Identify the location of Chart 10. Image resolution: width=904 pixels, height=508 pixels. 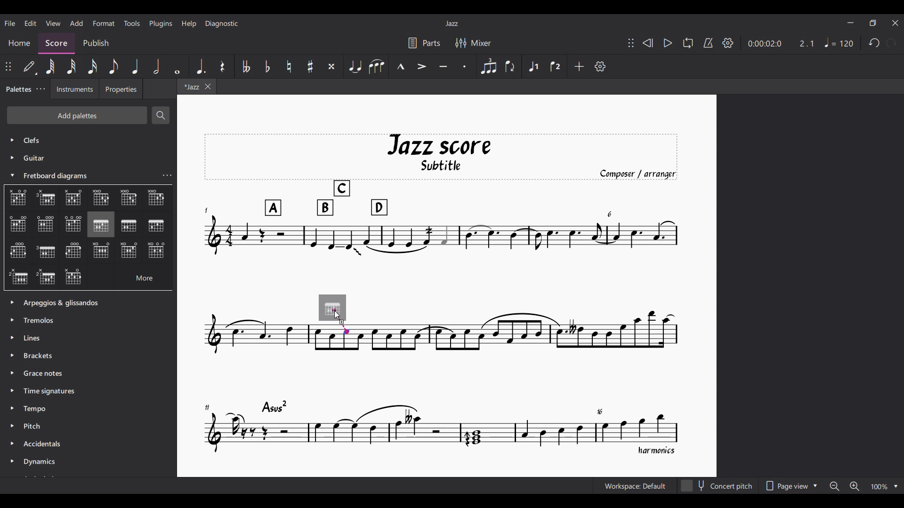
(130, 225).